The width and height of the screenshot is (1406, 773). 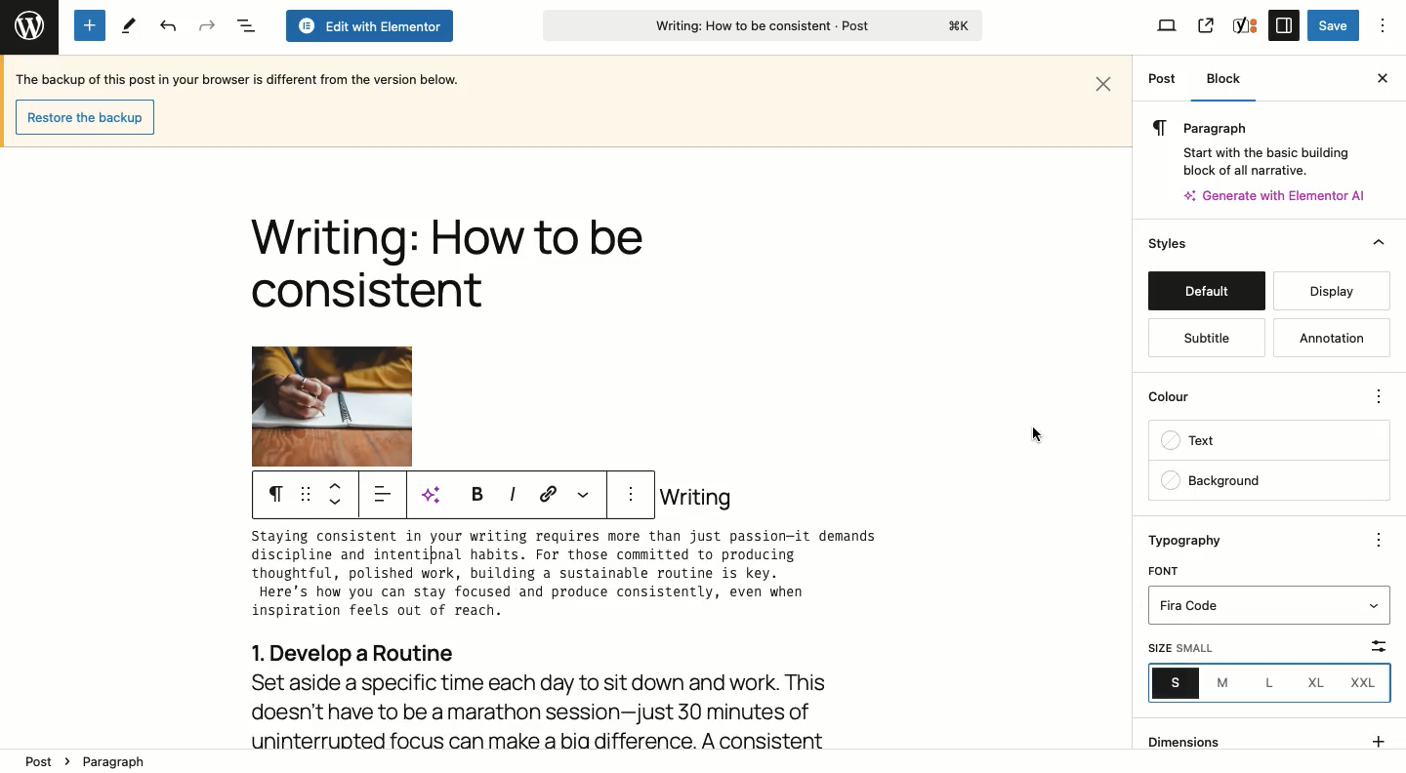 I want to click on Wordpress logo, so click(x=27, y=22).